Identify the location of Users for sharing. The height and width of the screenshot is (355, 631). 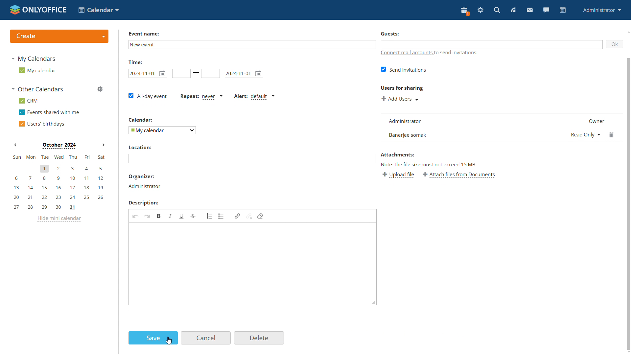
(403, 88).